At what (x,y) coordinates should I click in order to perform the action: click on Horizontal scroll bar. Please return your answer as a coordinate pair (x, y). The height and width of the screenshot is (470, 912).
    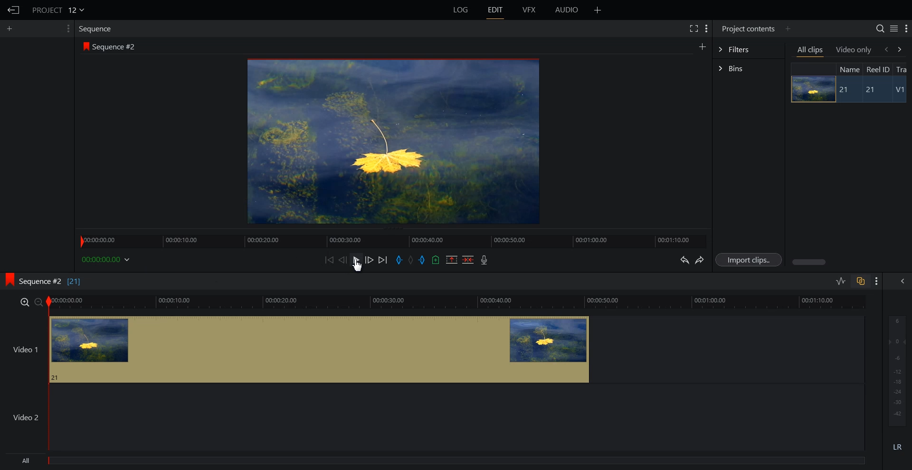
    Looking at the image, I should click on (810, 262).